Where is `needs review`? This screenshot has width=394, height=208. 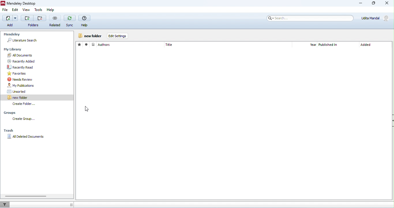 needs review is located at coordinates (40, 79).